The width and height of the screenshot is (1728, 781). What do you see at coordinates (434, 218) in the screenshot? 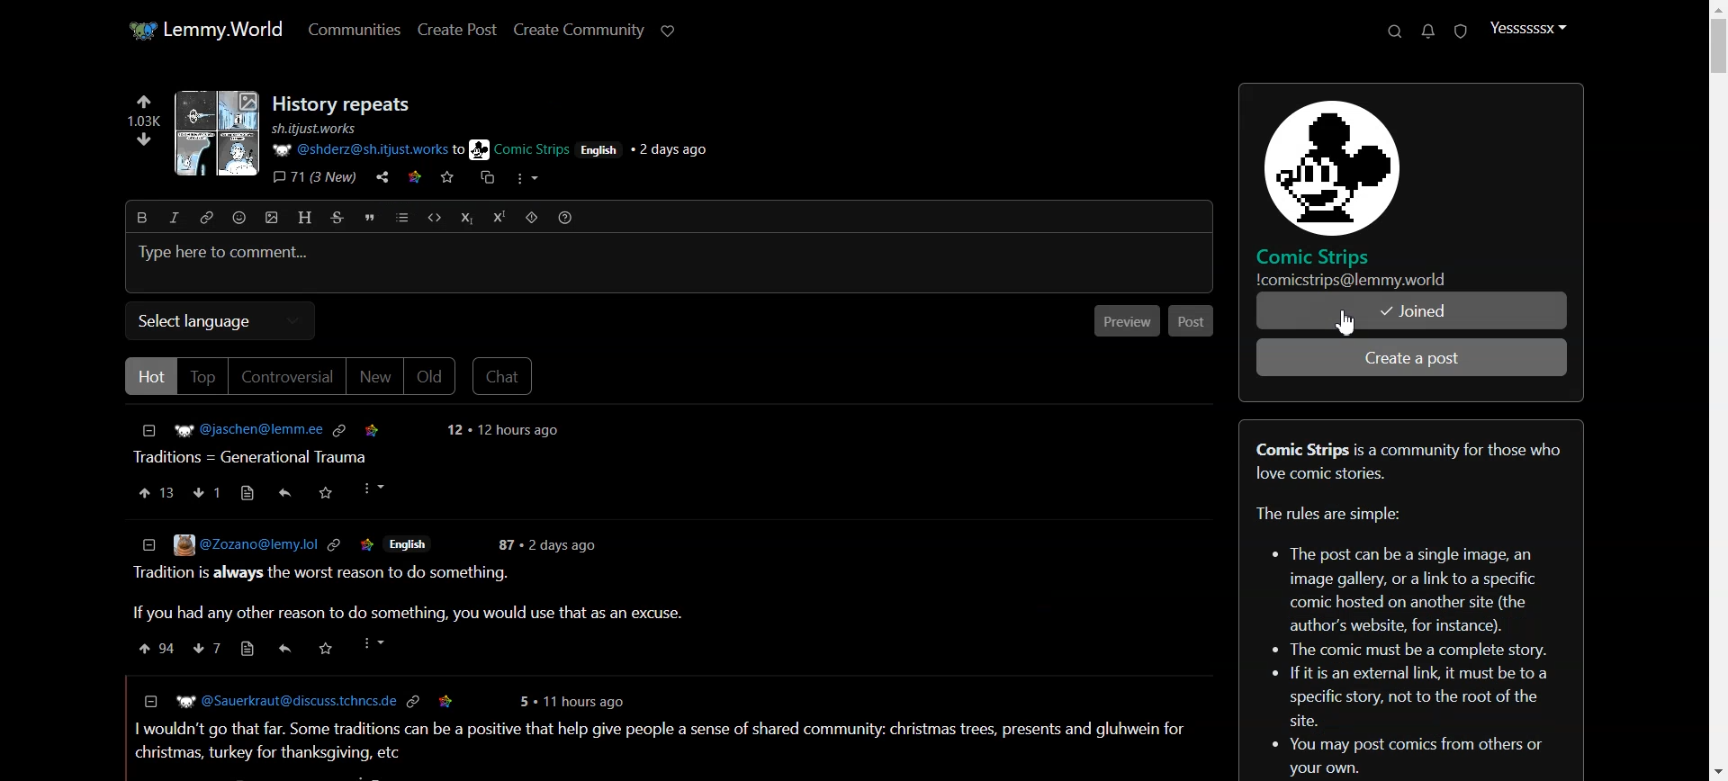
I see `Code` at bounding box center [434, 218].